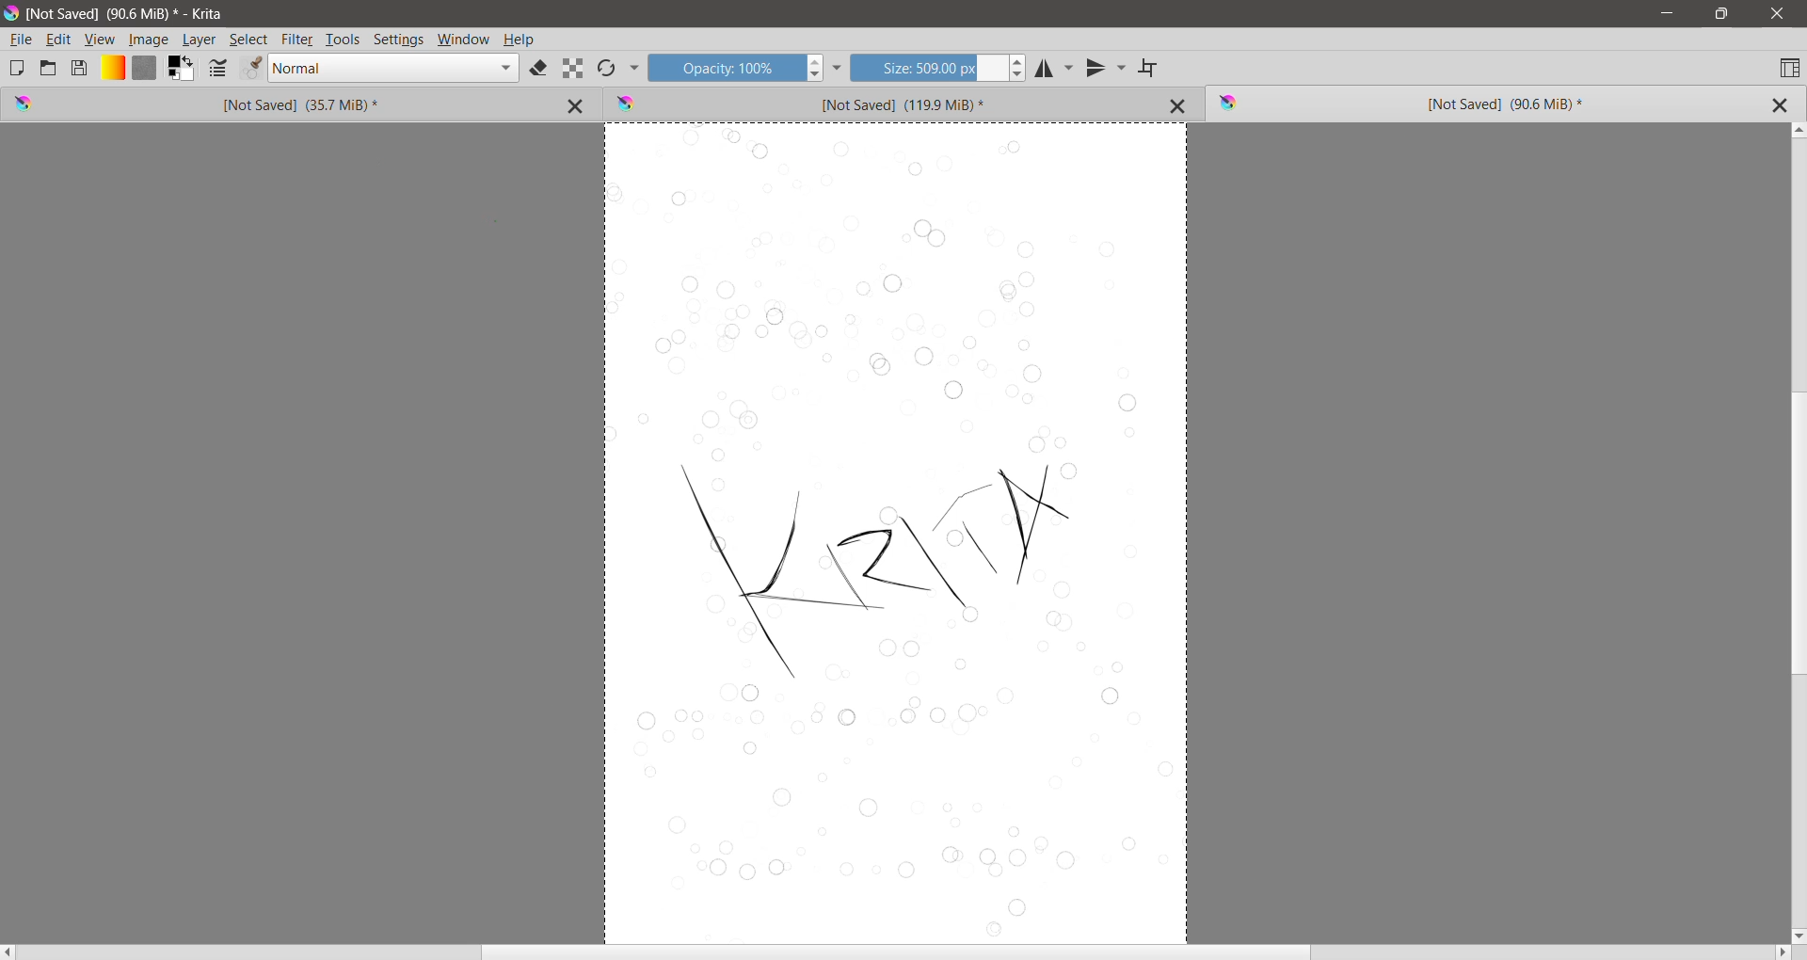  What do you see at coordinates (1789, 67) in the screenshot?
I see `Choose Workspace` at bounding box center [1789, 67].